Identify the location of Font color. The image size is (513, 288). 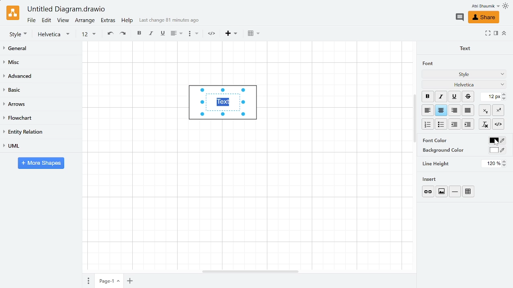
(497, 141).